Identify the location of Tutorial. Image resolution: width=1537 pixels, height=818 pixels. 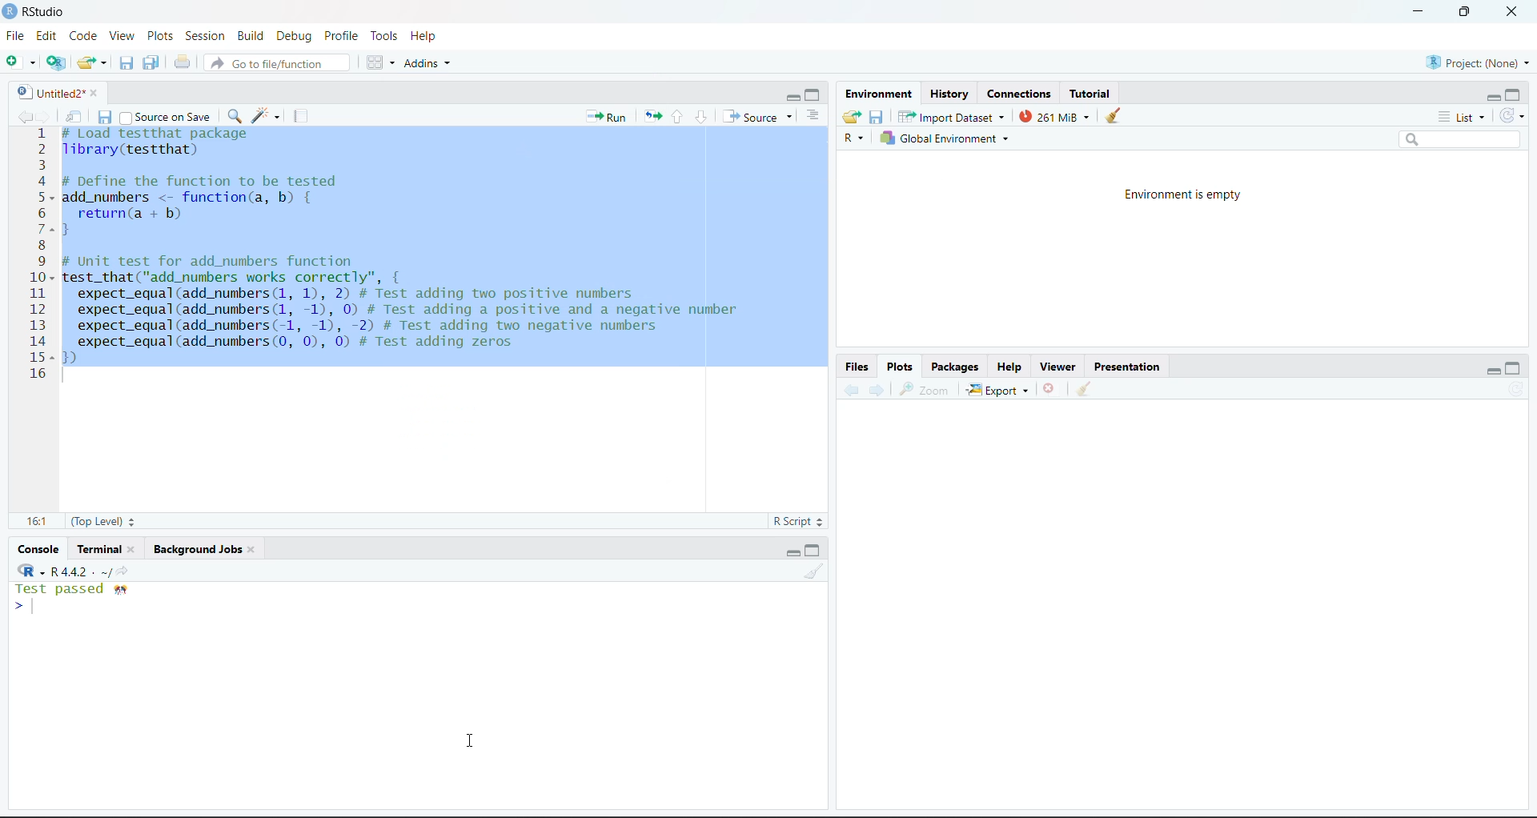
(1093, 93).